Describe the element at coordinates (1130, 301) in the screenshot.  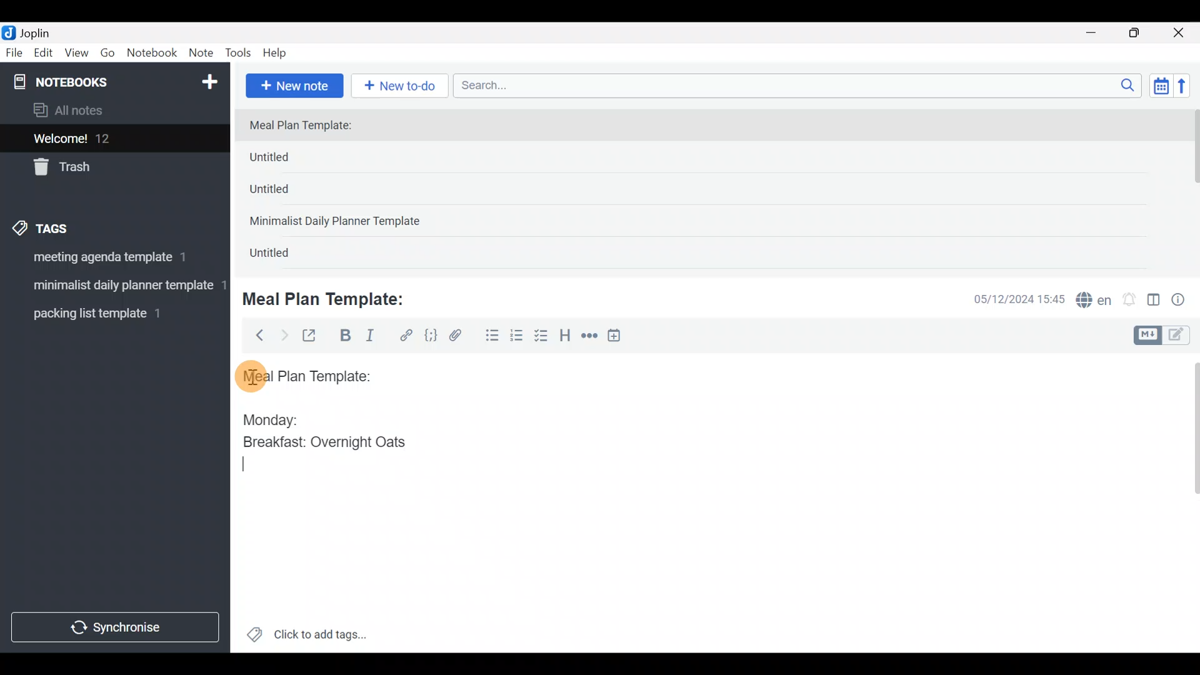
I see `Set alarm` at that location.